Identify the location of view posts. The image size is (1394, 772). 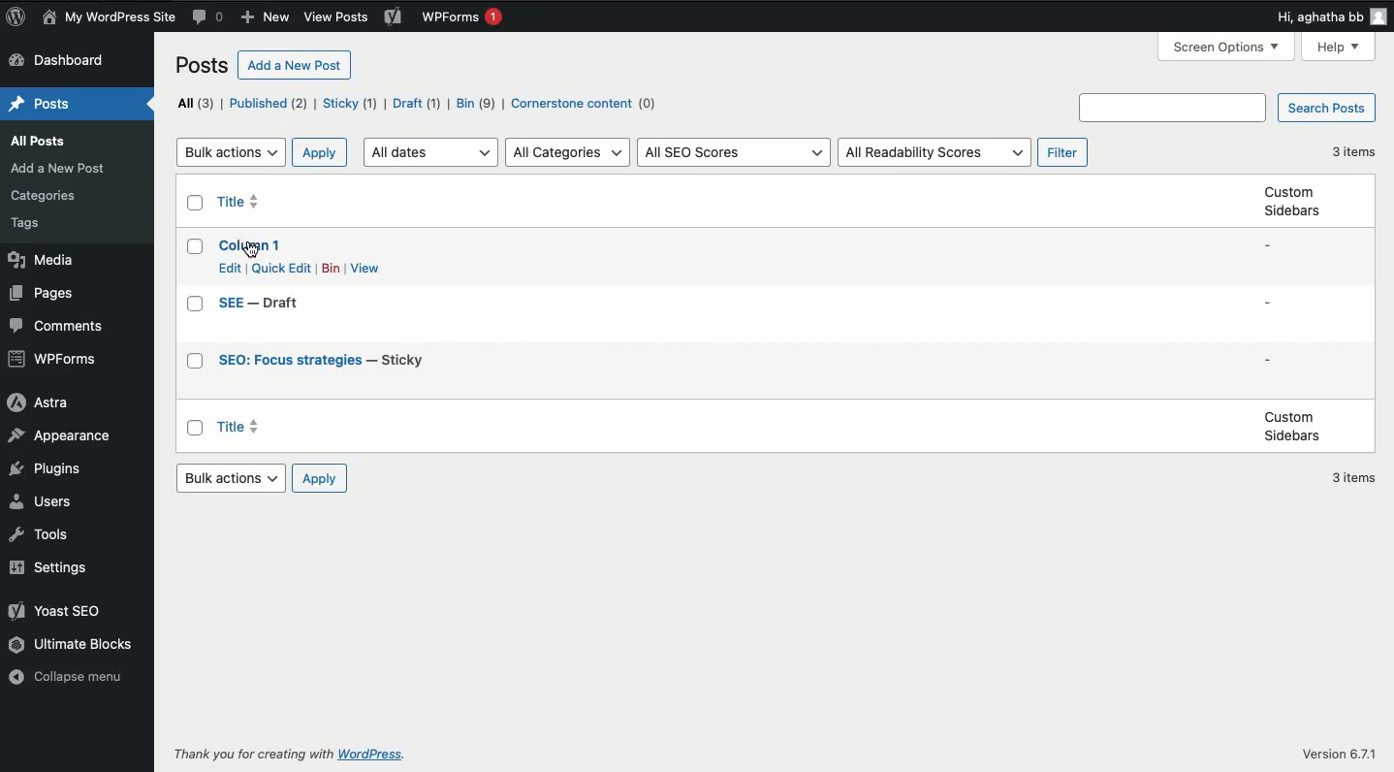
(352, 16).